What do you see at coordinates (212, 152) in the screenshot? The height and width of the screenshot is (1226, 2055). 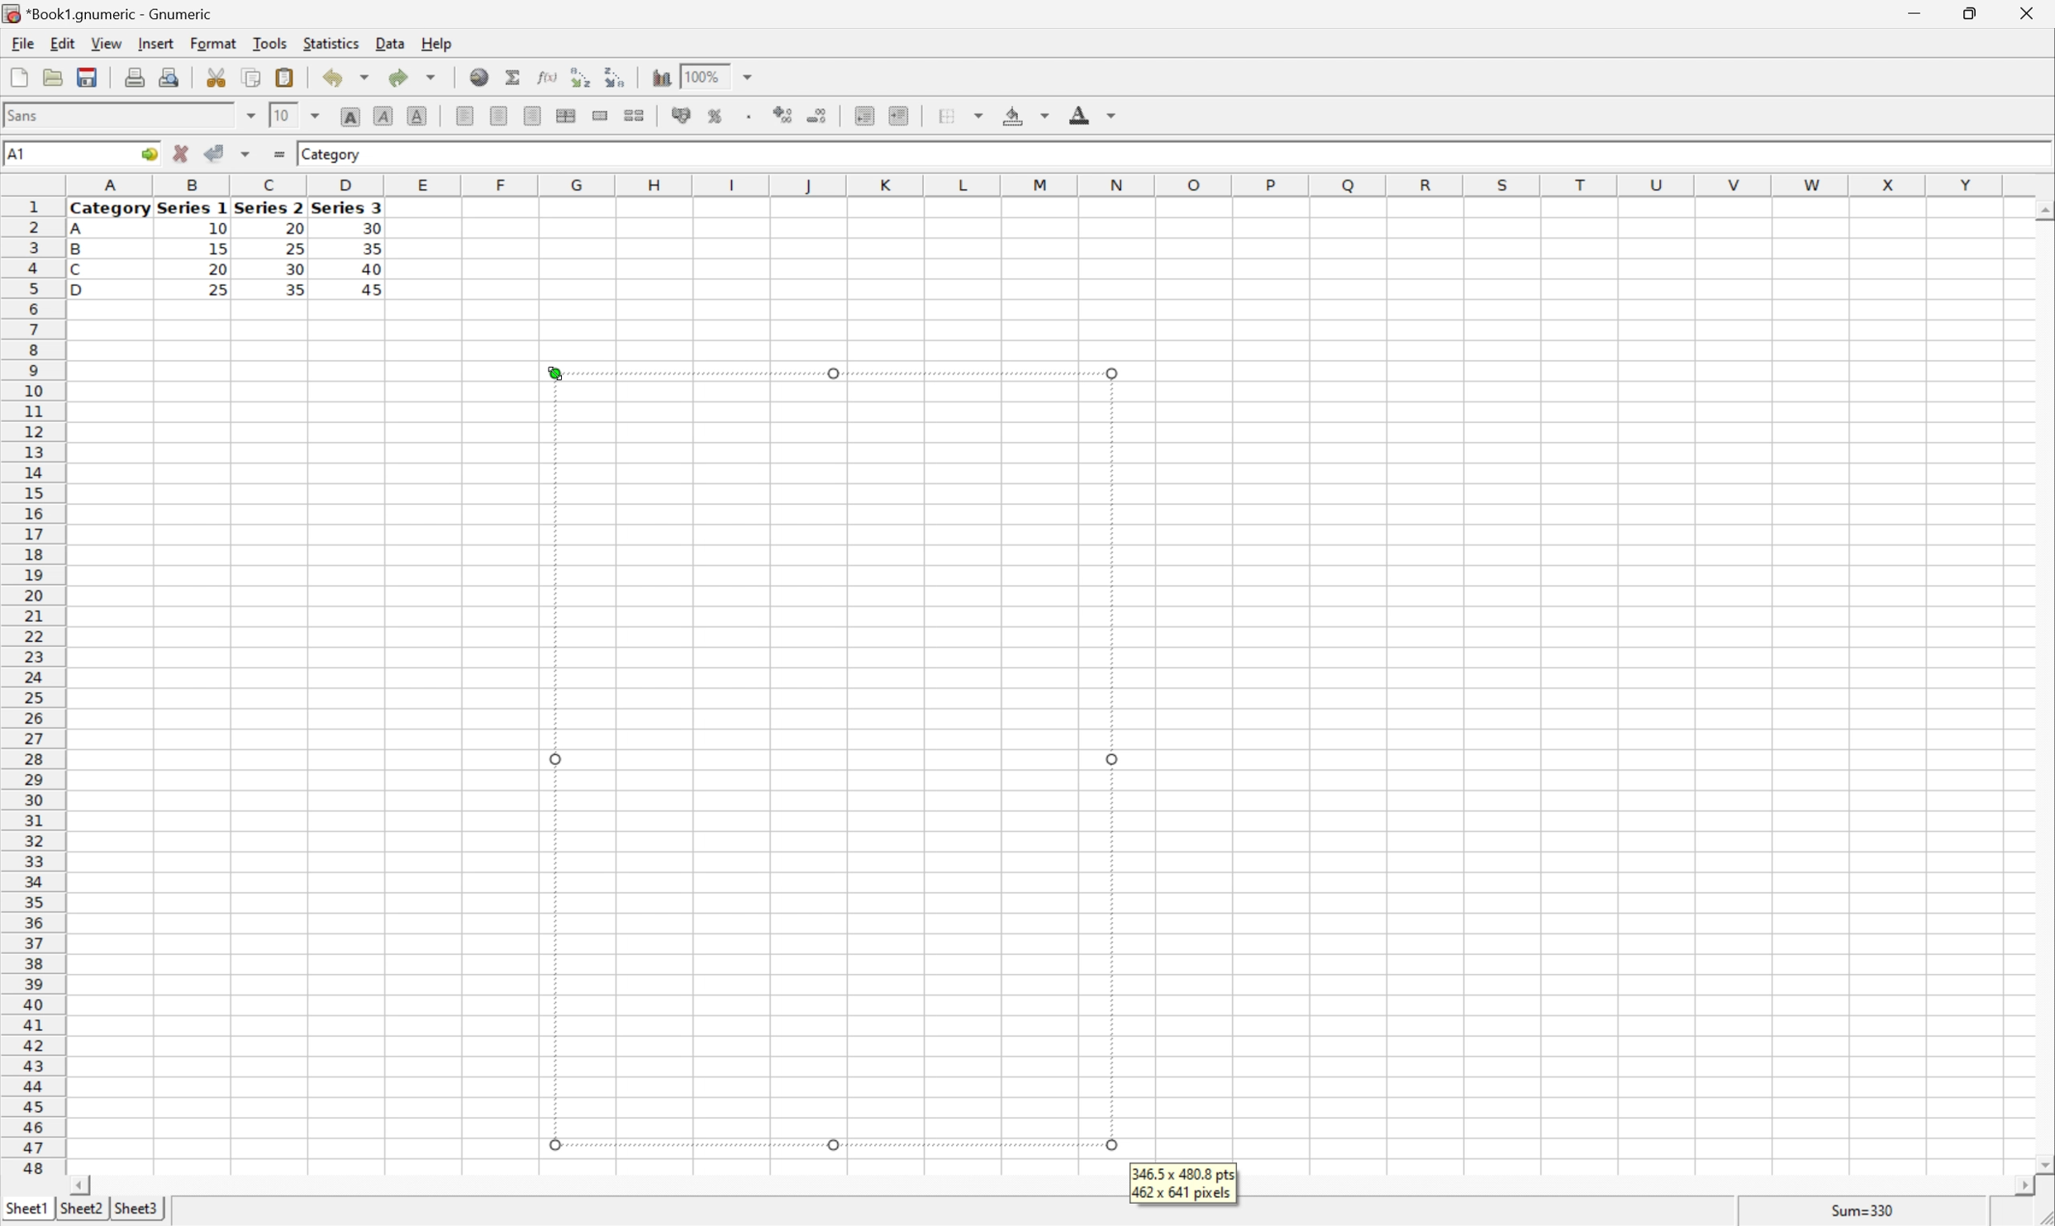 I see `Accept changes` at bounding box center [212, 152].